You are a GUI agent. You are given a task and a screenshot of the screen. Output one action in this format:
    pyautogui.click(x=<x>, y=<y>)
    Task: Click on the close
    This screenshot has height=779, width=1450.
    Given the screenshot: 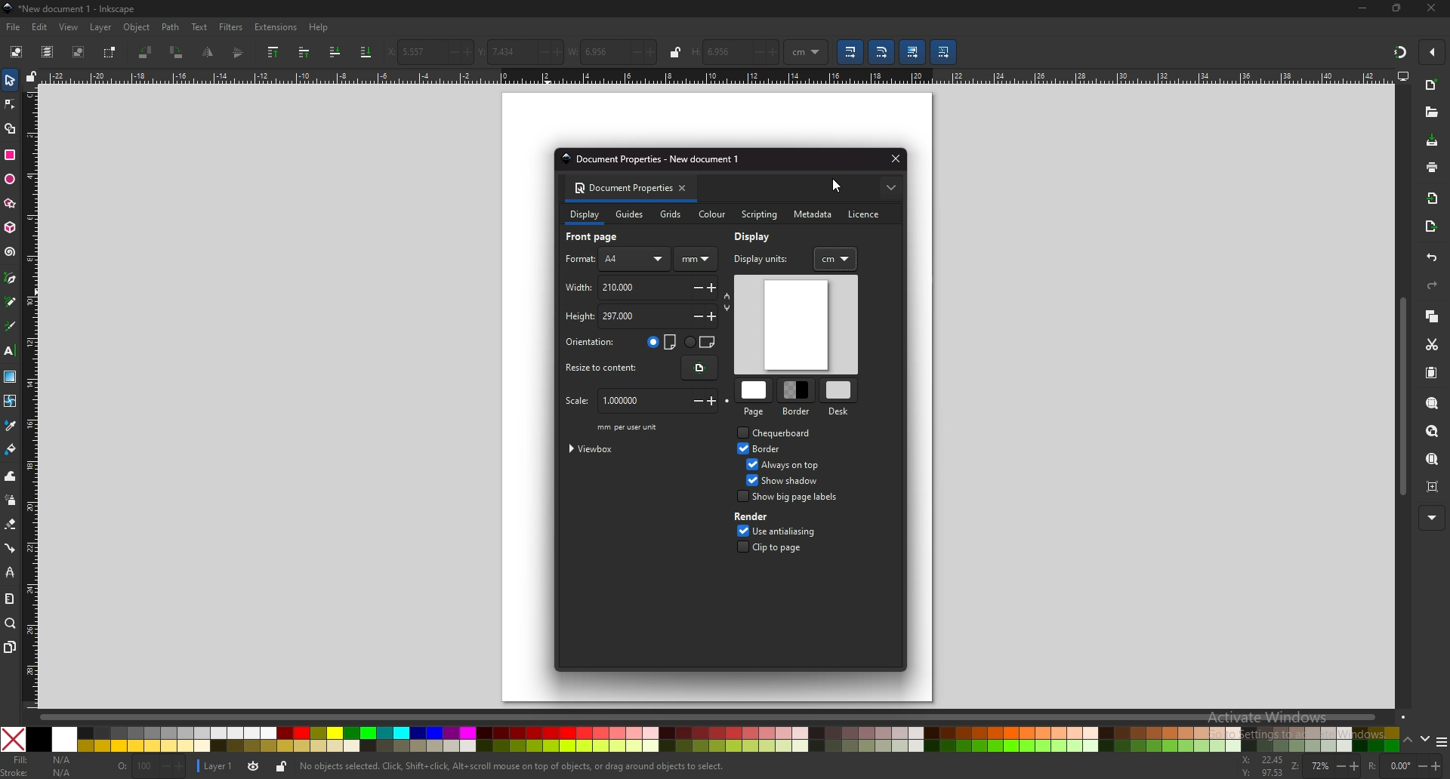 What is the action you would take?
    pyautogui.click(x=893, y=159)
    